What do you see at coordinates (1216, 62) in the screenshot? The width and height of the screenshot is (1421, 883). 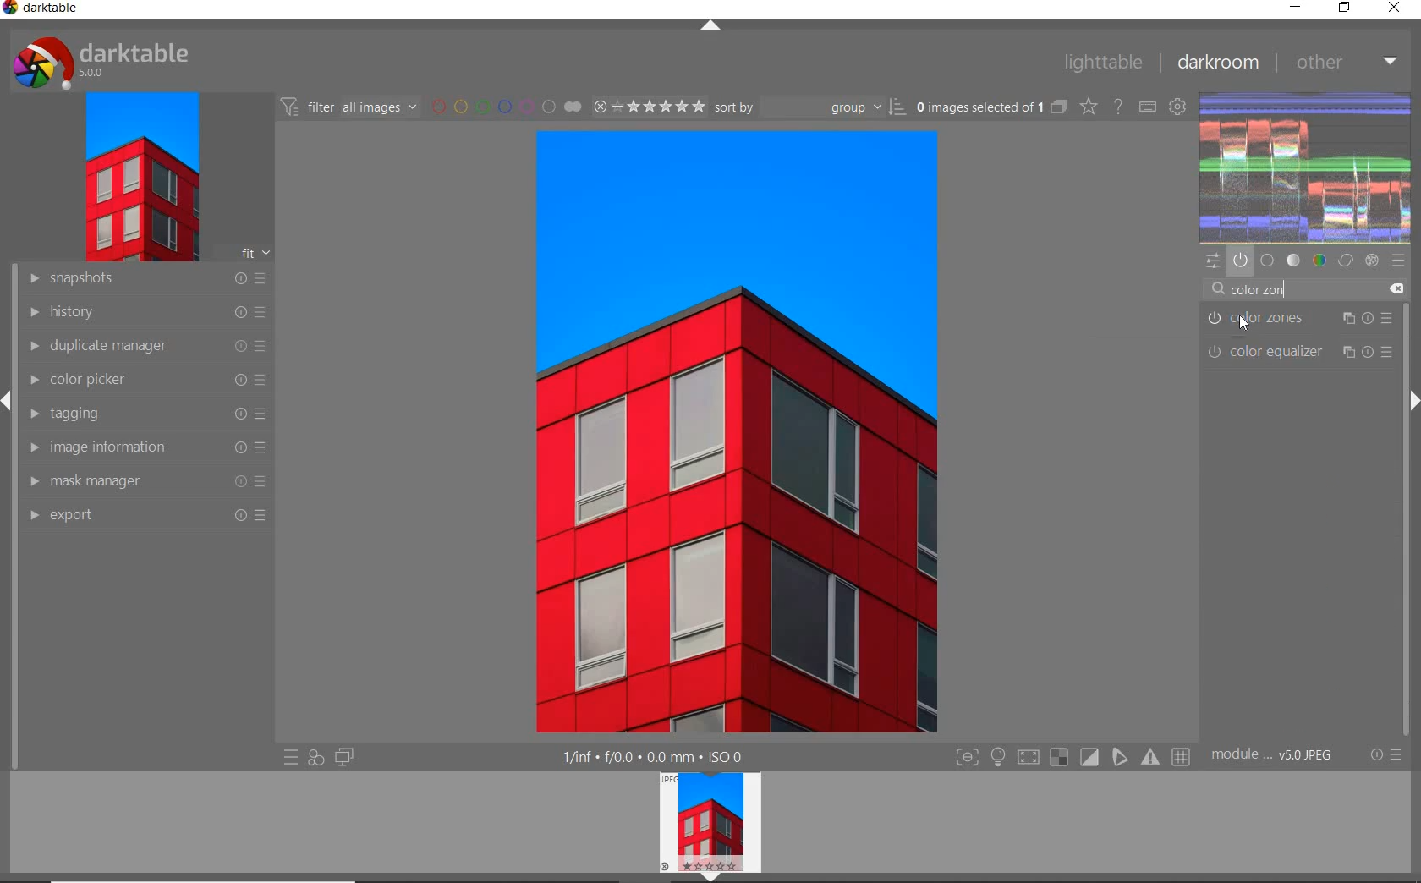 I see `dakroom` at bounding box center [1216, 62].